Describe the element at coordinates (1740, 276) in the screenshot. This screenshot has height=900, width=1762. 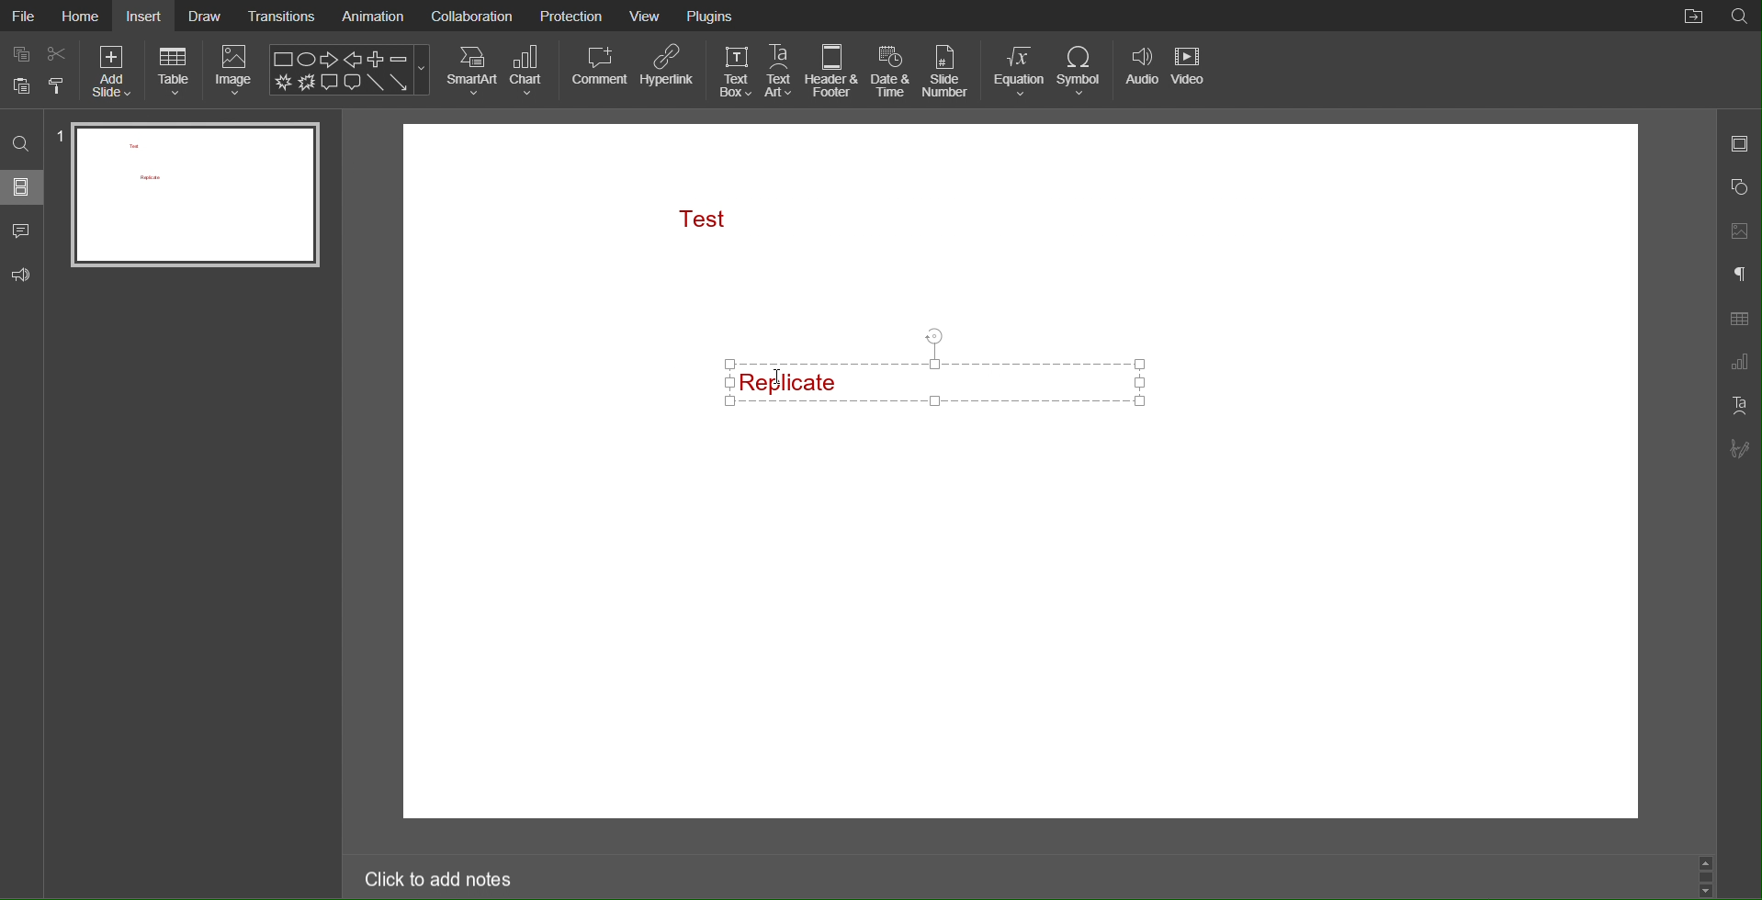
I see `Paragraph Settings` at that location.